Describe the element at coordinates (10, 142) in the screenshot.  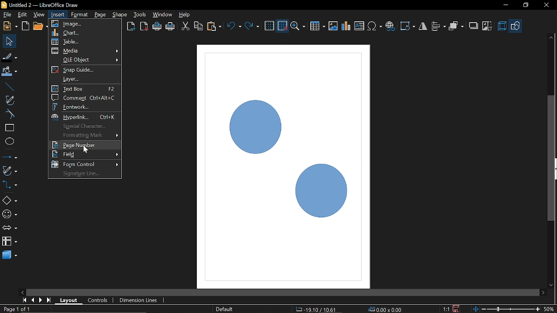
I see `Eclipse` at that location.